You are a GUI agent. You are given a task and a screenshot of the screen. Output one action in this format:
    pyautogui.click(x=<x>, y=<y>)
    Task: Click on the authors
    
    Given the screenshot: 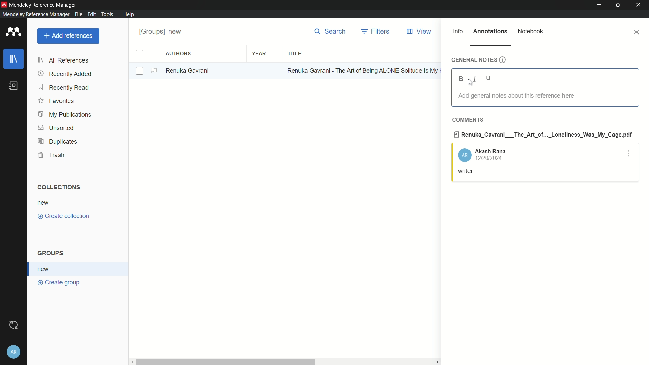 What is the action you would take?
    pyautogui.click(x=179, y=54)
    